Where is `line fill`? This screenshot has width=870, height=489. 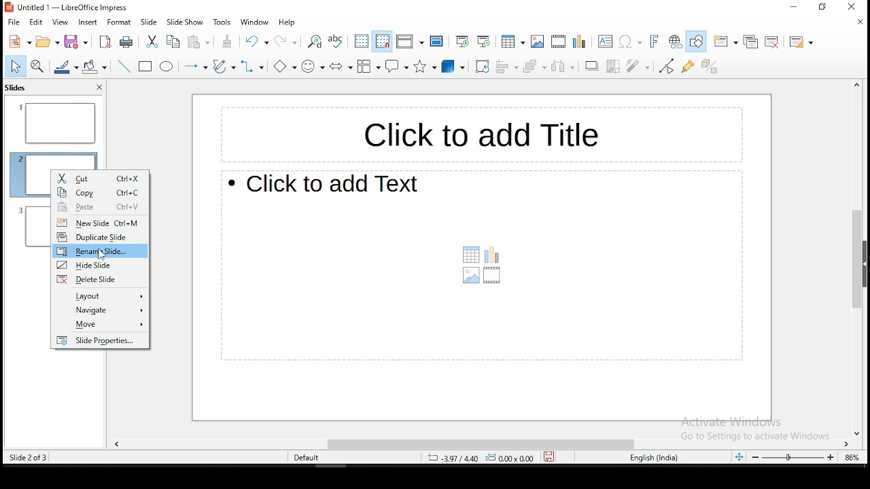
line fill is located at coordinates (65, 67).